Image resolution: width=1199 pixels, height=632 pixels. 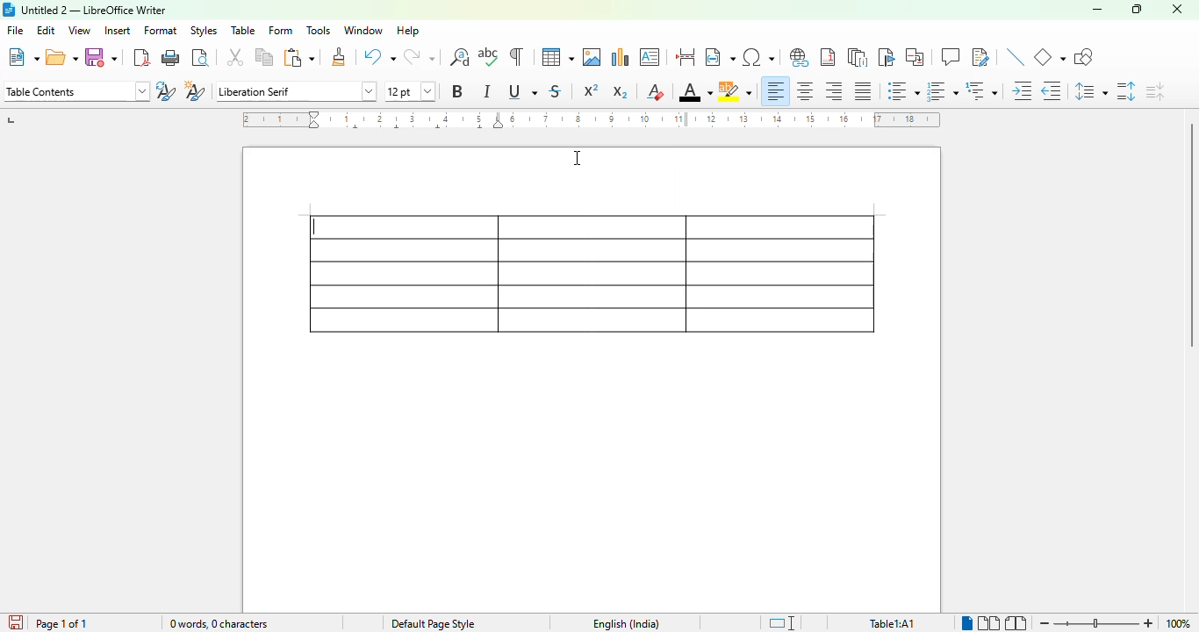 What do you see at coordinates (1051, 57) in the screenshot?
I see `basic shapes` at bounding box center [1051, 57].